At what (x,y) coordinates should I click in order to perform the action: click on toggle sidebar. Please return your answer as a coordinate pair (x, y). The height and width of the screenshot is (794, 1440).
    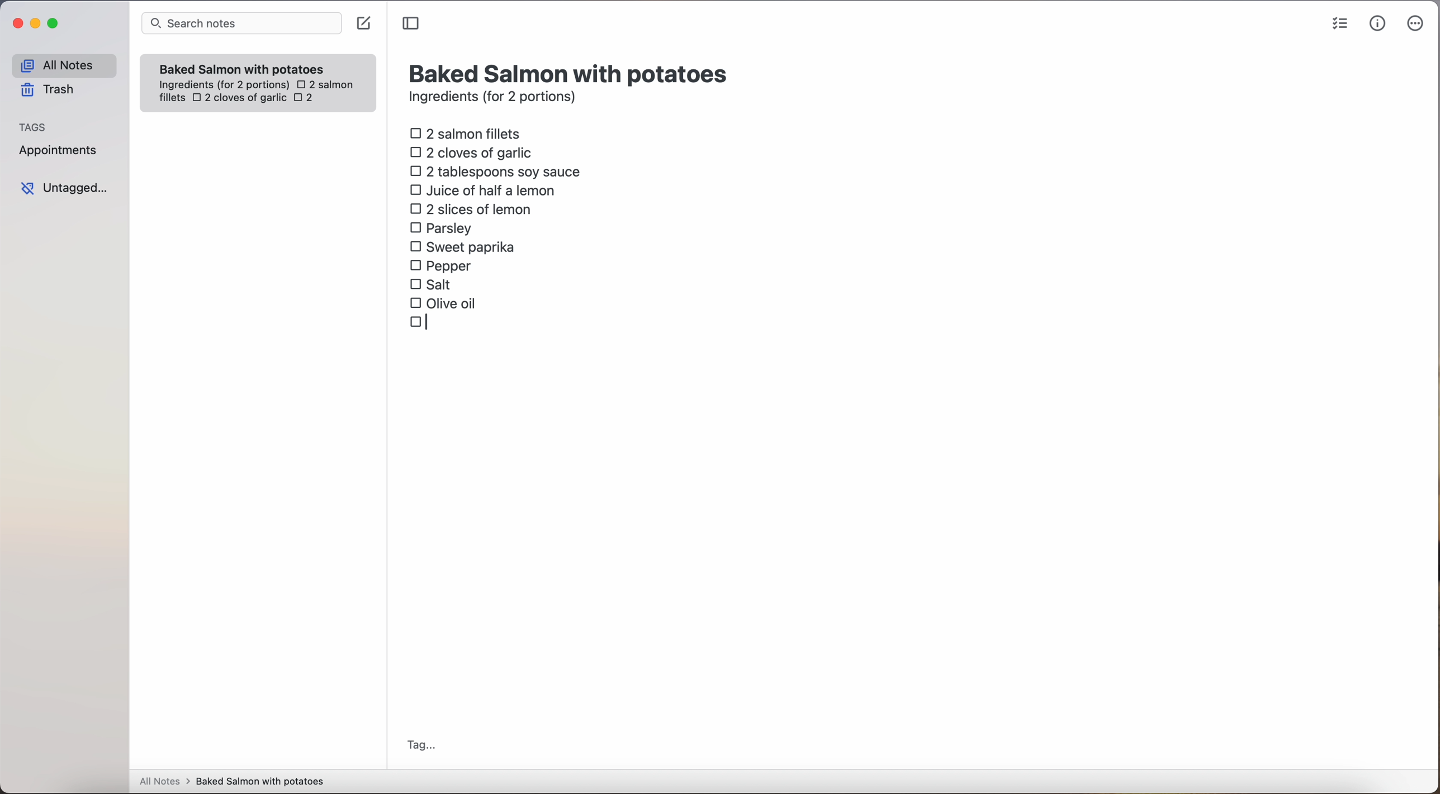
    Looking at the image, I should click on (412, 24).